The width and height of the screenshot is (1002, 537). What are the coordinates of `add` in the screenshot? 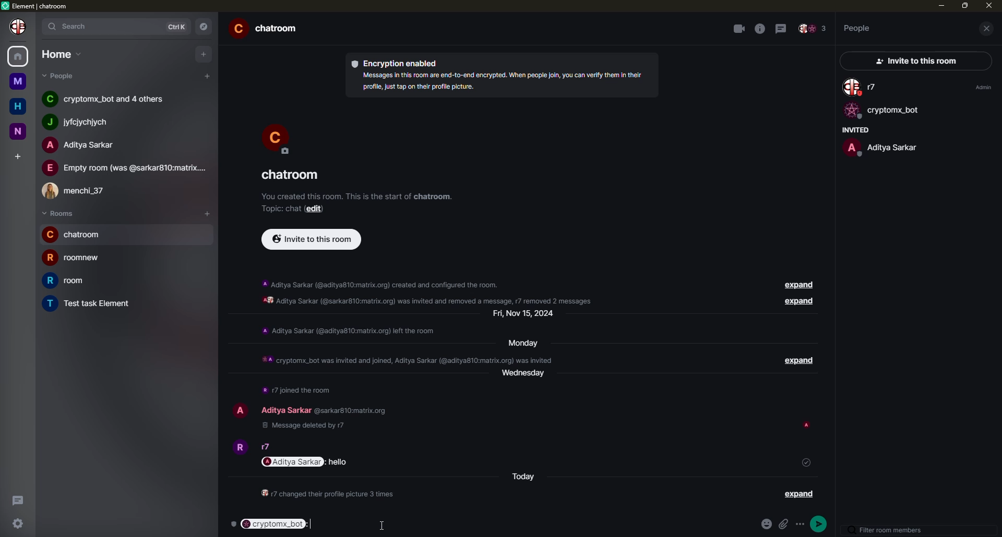 It's located at (207, 76).